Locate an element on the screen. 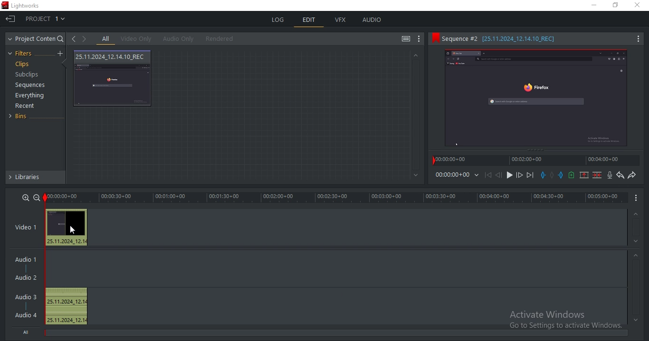 Image resolution: width=649 pixels, height=341 pixels. audio only is located at coordinates (179, 38).